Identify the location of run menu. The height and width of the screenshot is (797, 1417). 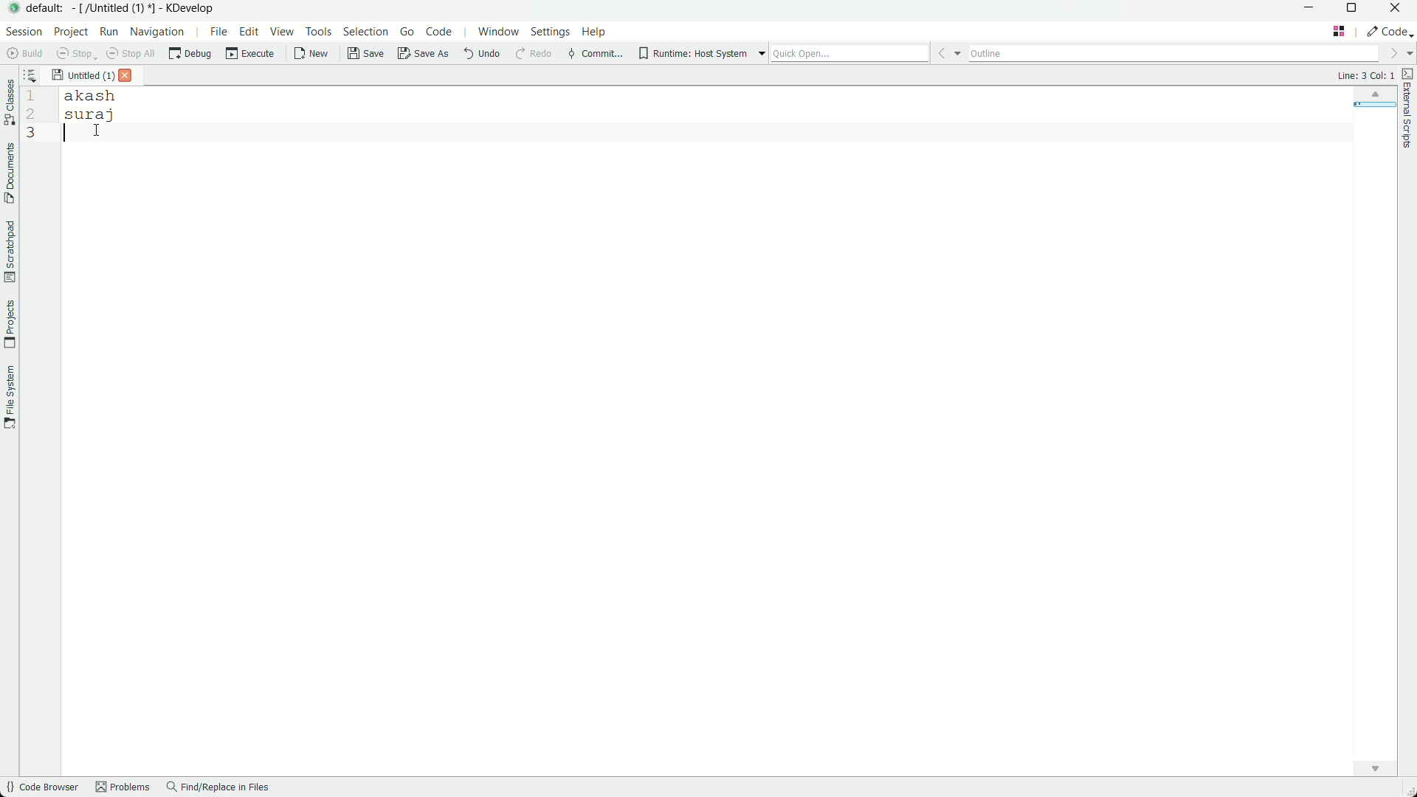
(108, 31).